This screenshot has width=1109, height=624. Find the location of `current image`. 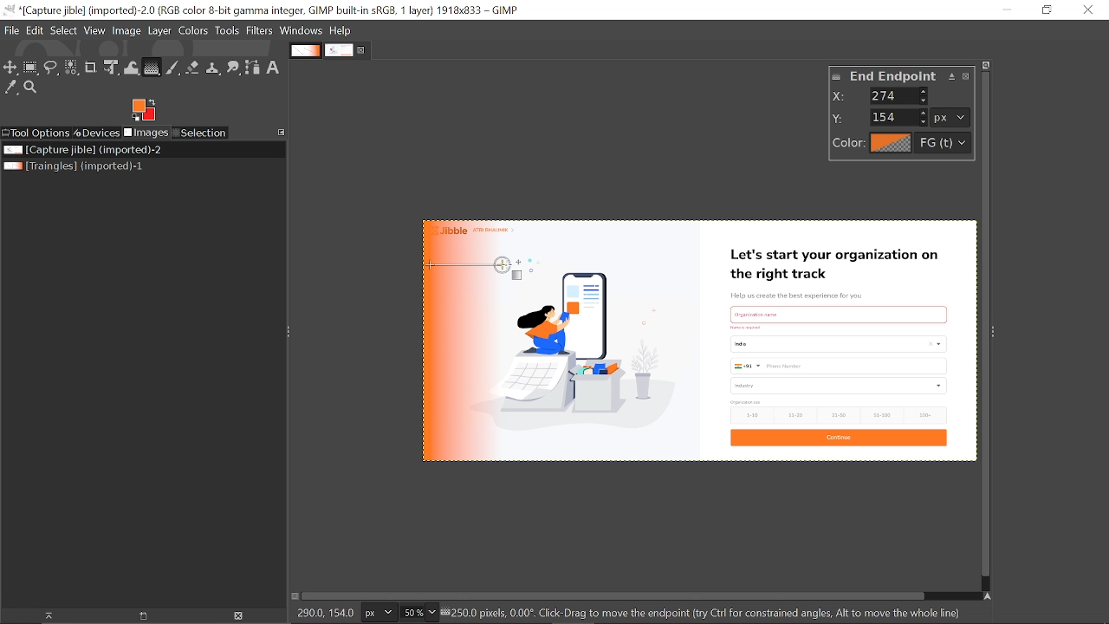

current image is located at coordinates (696, 341).